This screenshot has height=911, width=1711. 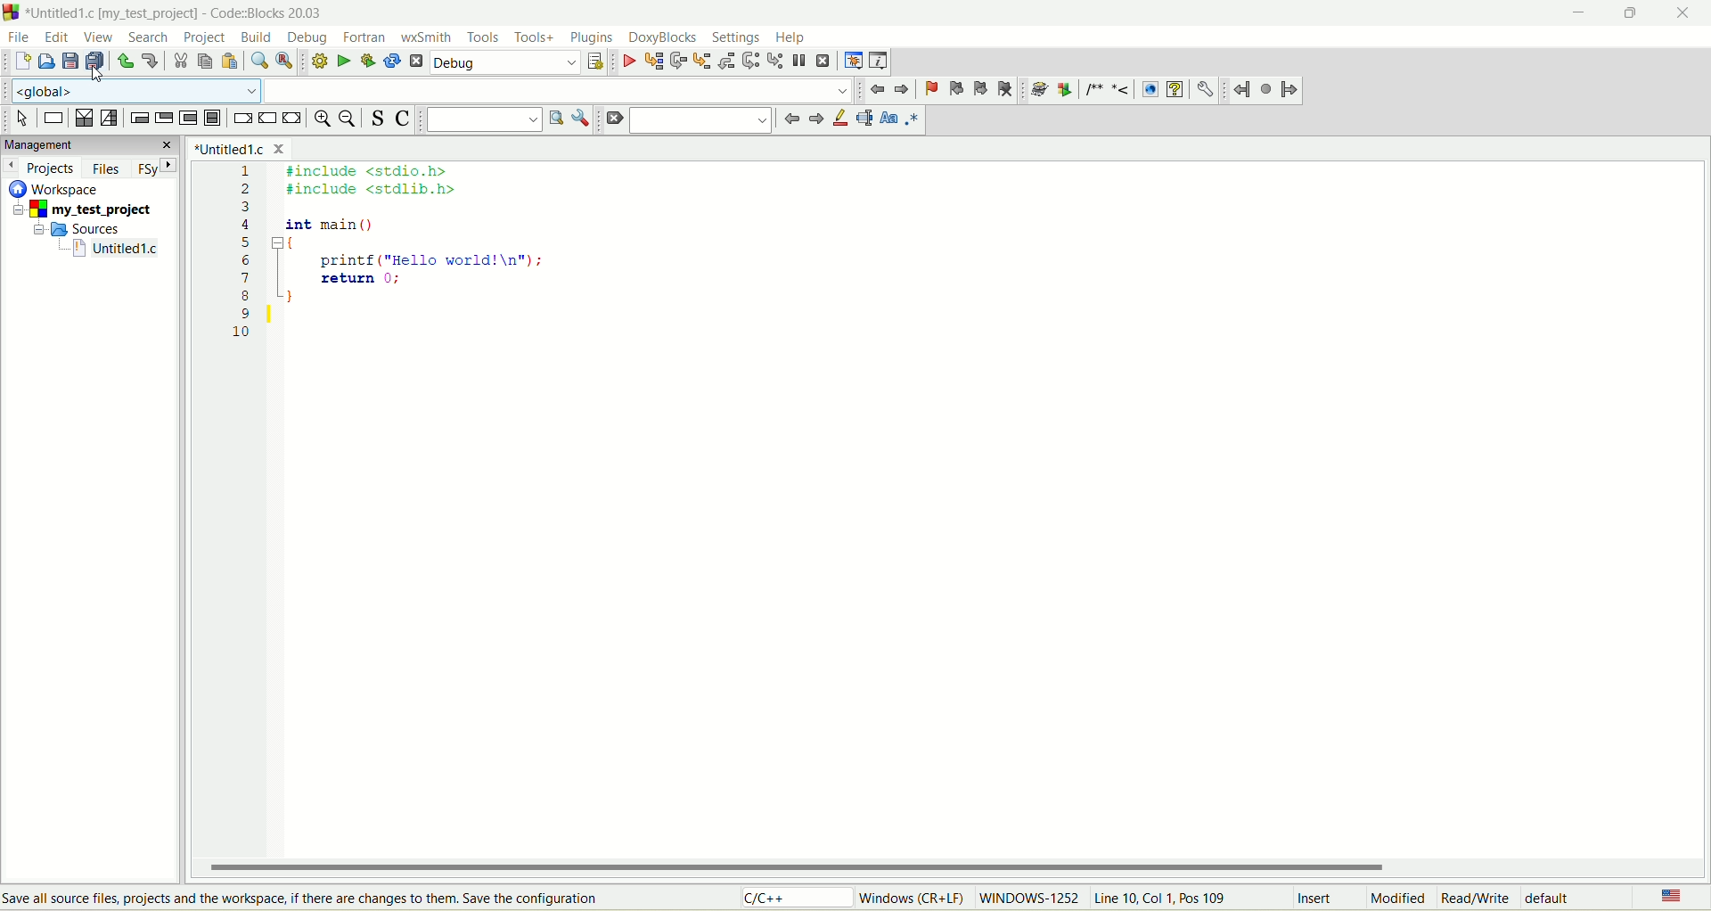 I want to click on workspace, so click(x=56, y=189).